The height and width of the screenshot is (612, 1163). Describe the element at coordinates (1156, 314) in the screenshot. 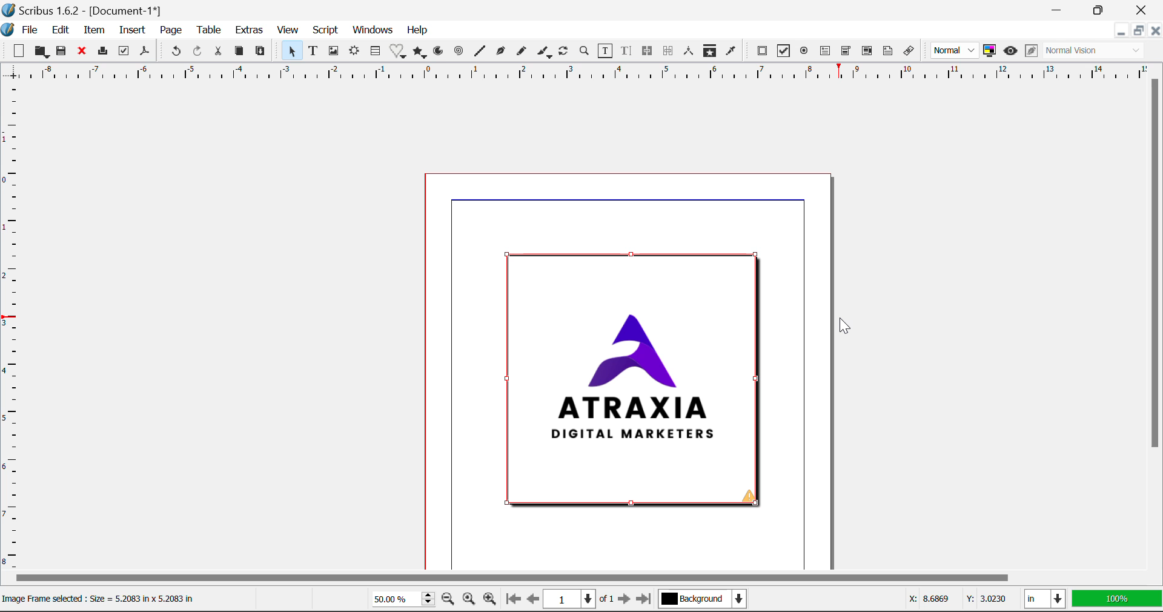

I see `Vertical Scroll Bar` at that location.